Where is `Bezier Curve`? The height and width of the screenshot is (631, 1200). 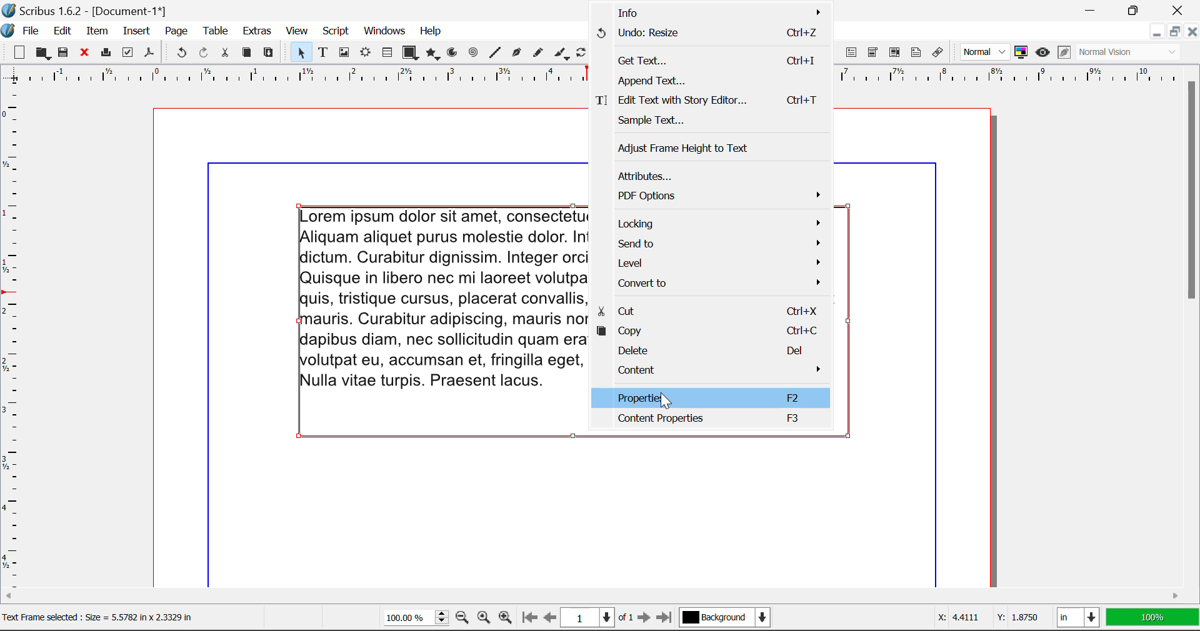
Bezier Curve is located at coordinates (517, 54).